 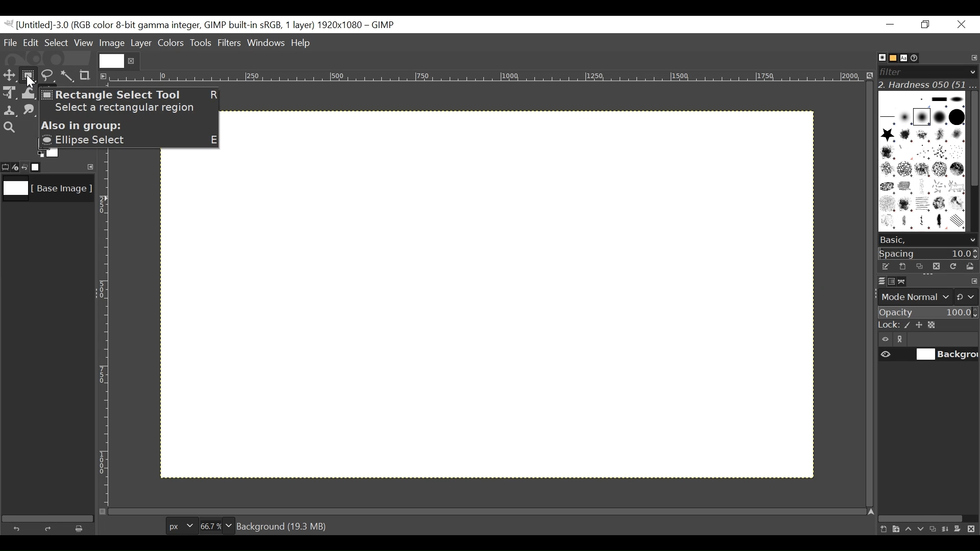 What do you see at coordinates (891, 24) in the screenshot?
I see `Minimize` at bounding box center [891, 24].